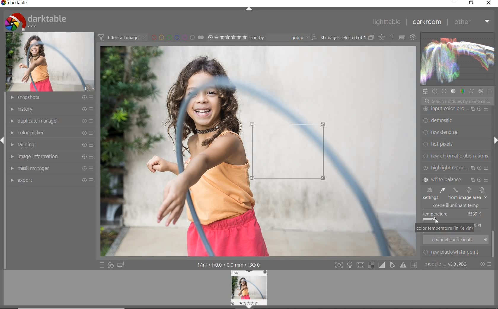 The height and width of the screenshot is (309, 498). I want to click on sort, so click(284, 37).